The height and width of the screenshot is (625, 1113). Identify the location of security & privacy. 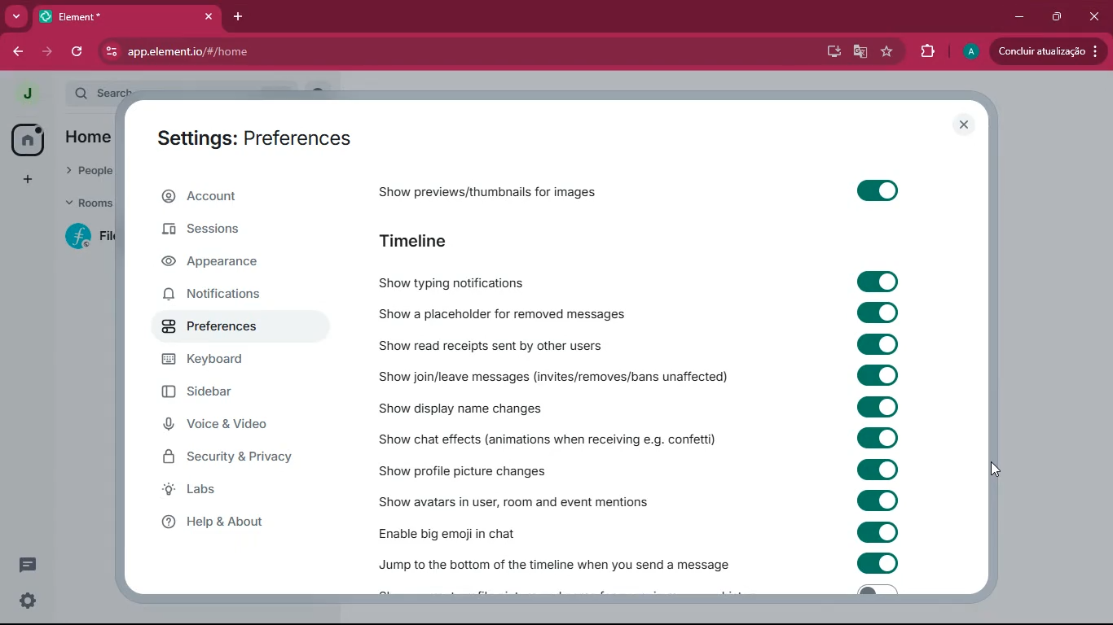
(237, 458).